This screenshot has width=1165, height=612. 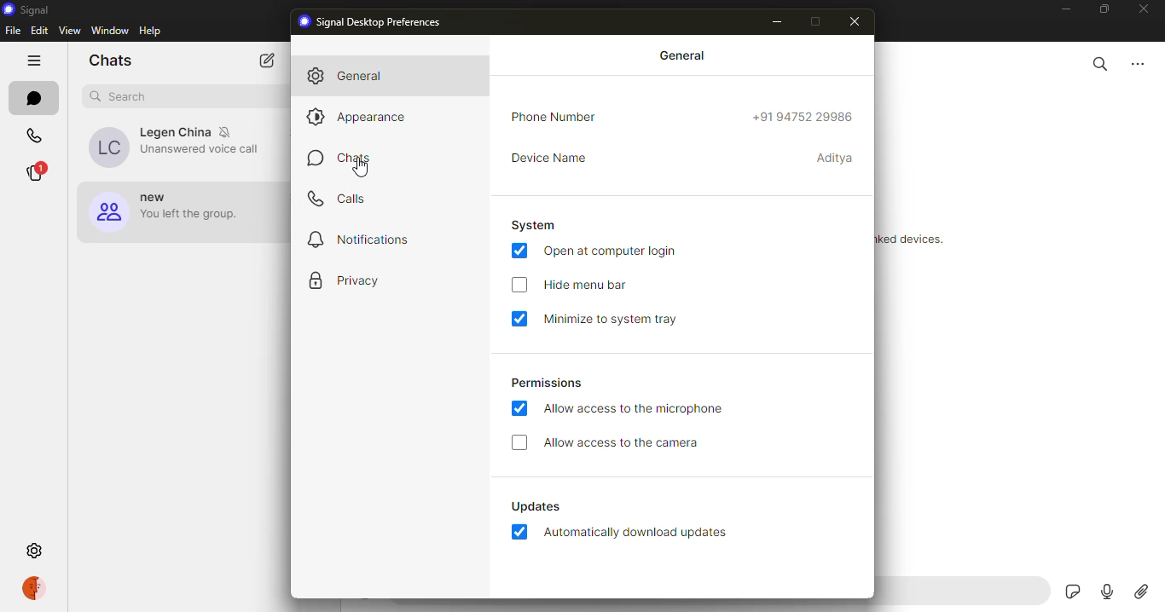 I want to click on window, so click(x=108, y=30).